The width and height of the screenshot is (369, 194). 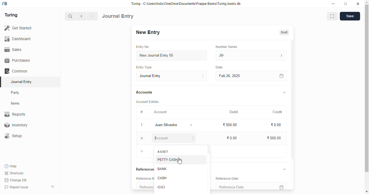 I want to click on ₹500.00, so click(x=274, y=138).